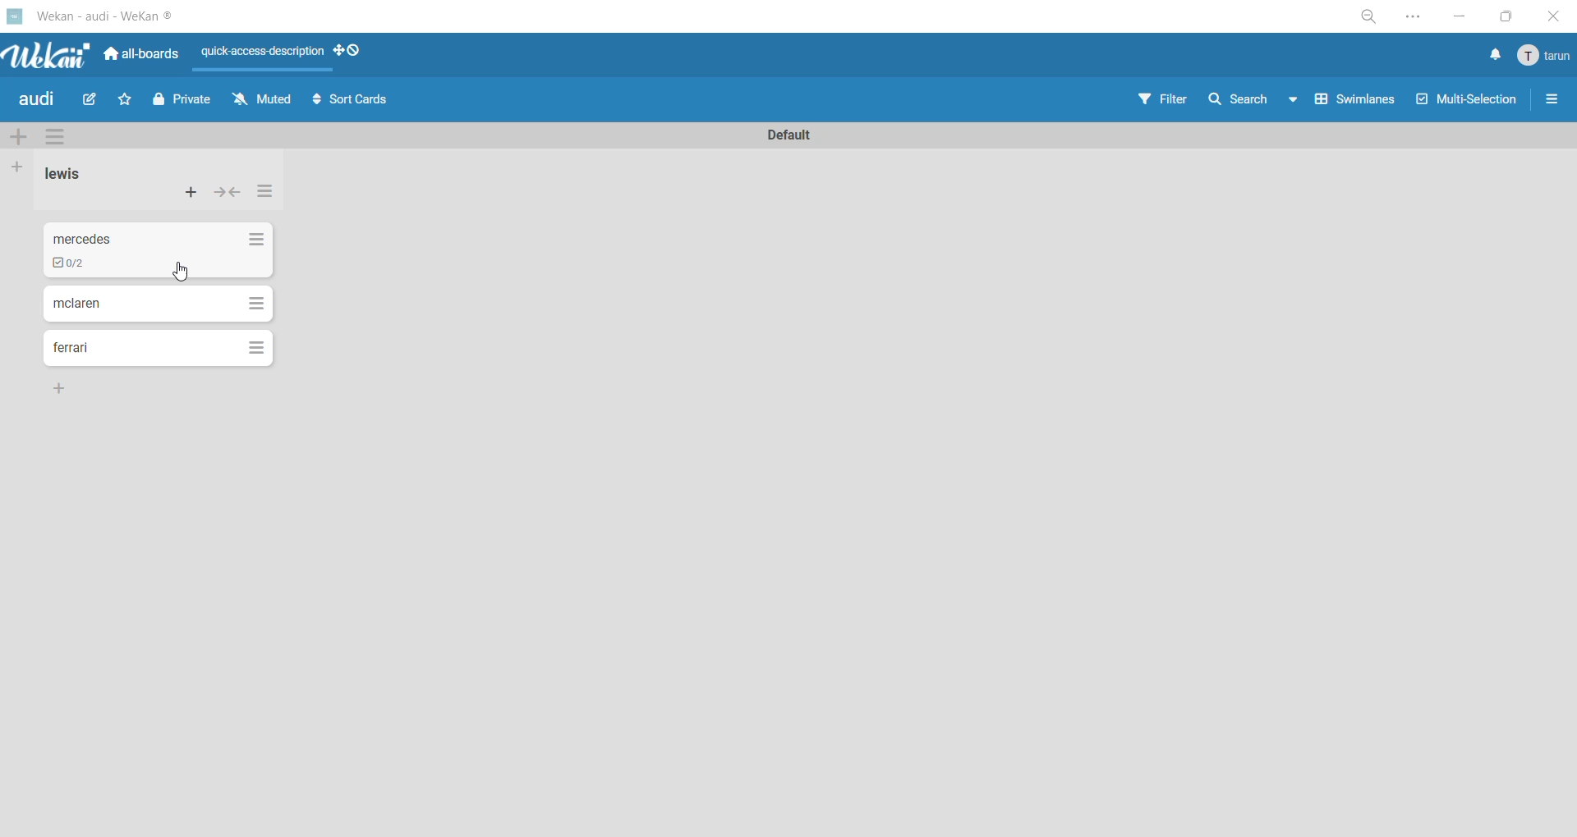  Describe the element at coordinates (271, 193) in the screenshot. I see `list actions` at that location.